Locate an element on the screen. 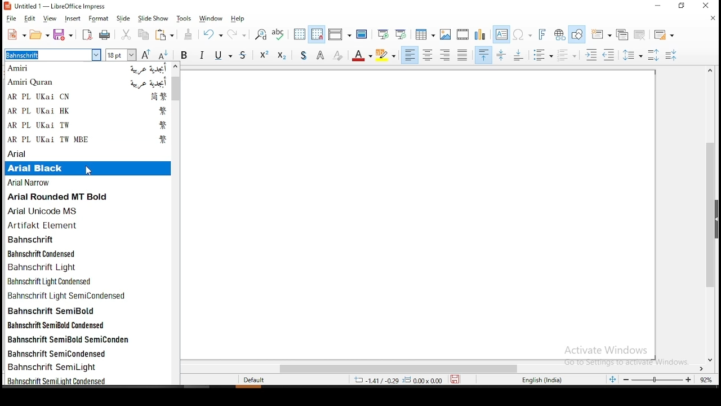 The width and height of the screenshot is (721, 406). bahnschrift condensed is located at coordinates (90, 253).